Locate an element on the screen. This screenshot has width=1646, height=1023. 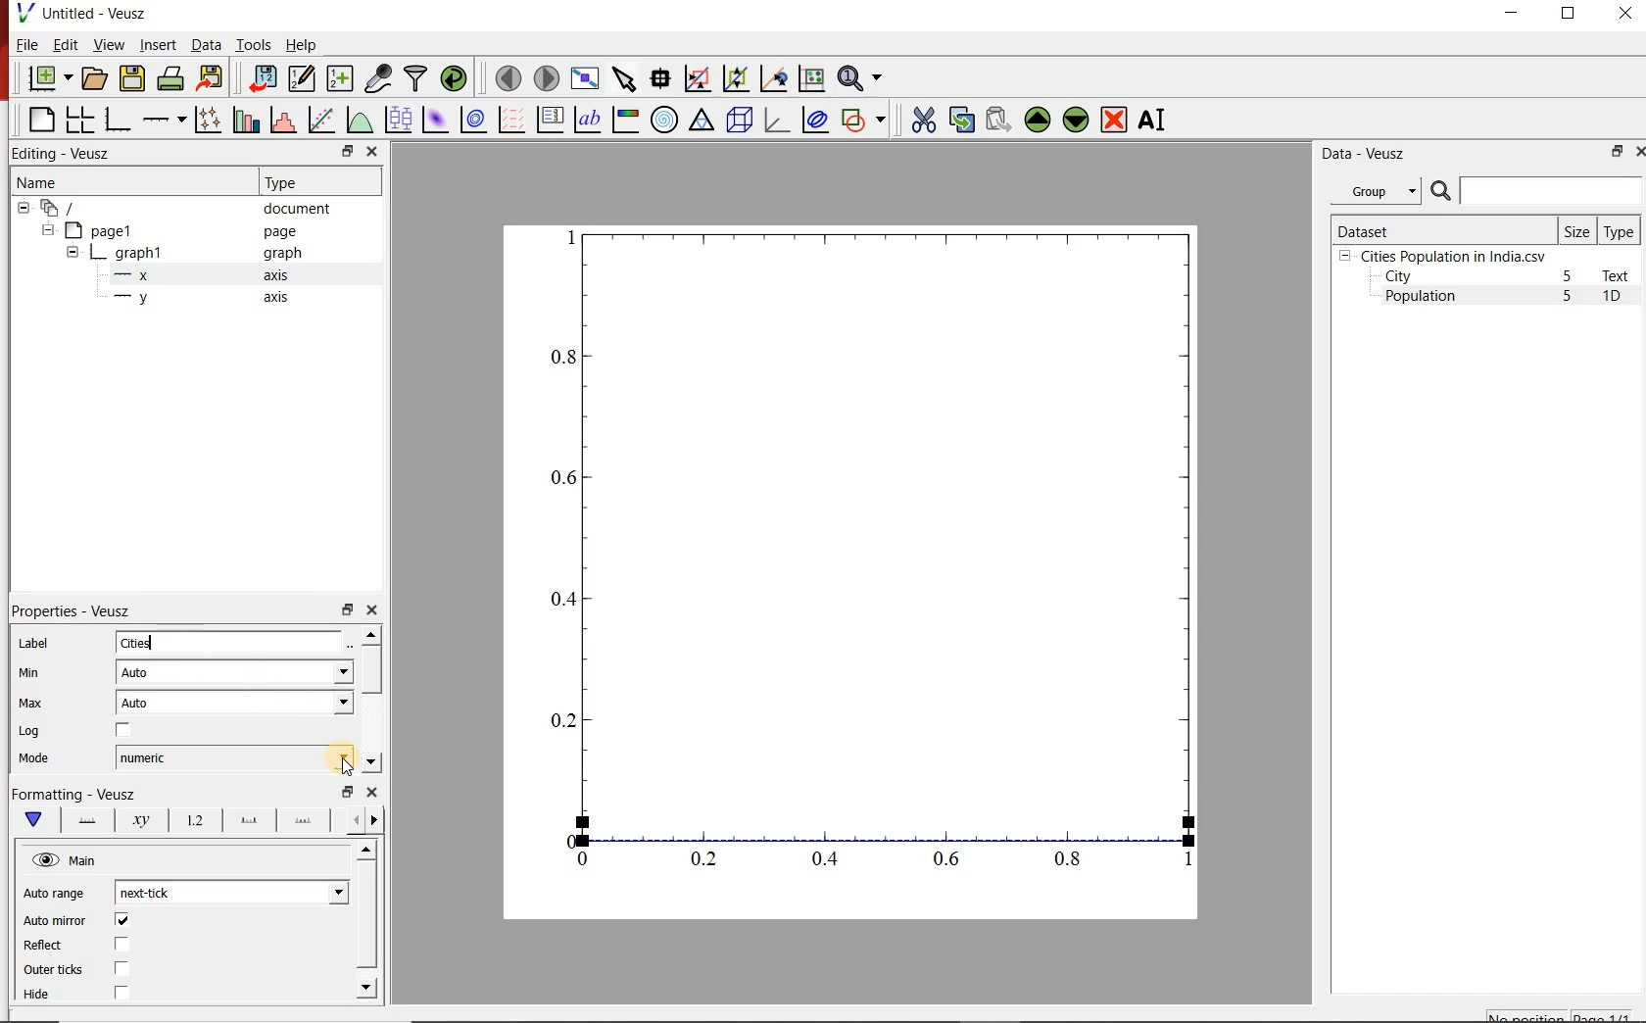
plot box plots is located at coordinates (397, 119).